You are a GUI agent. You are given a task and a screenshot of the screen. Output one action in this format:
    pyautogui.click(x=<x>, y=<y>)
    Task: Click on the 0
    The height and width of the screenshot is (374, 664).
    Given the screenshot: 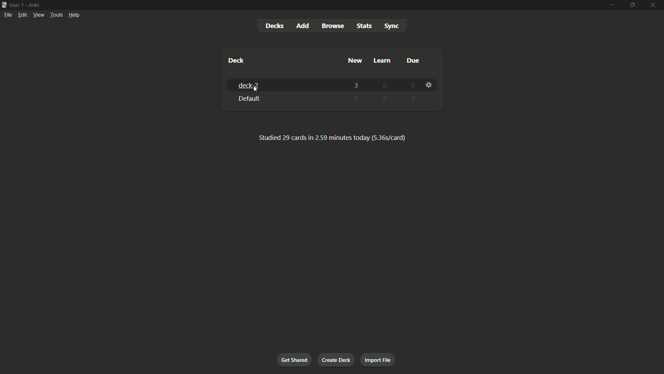 What is the action you would take?
    pyautogui.click(x=358, y=99)
    